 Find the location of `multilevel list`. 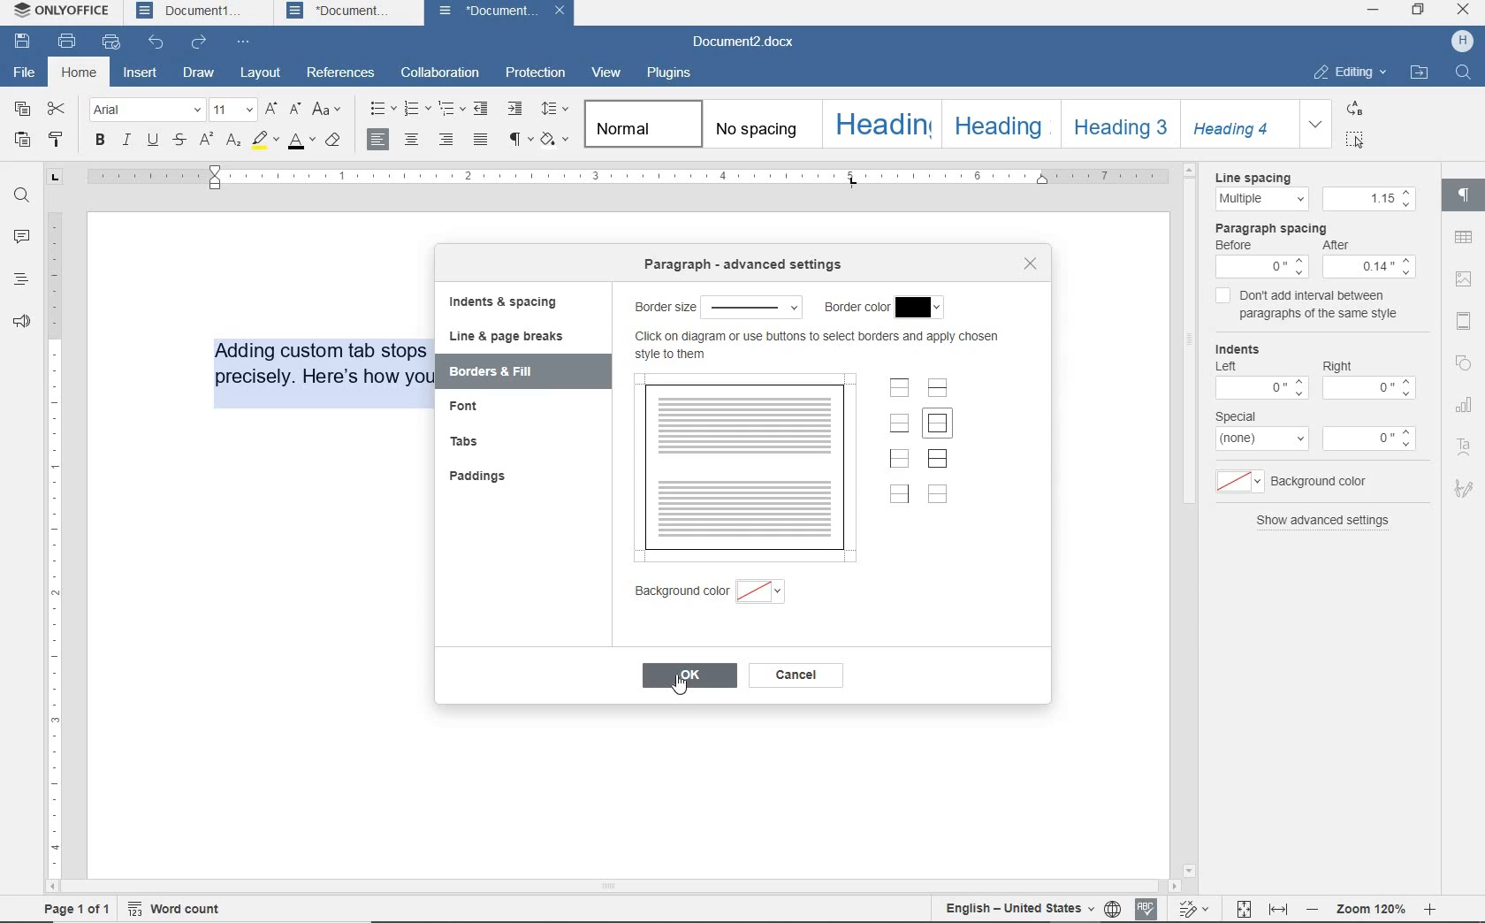

multilevel list is located at coordinates (449, 106).